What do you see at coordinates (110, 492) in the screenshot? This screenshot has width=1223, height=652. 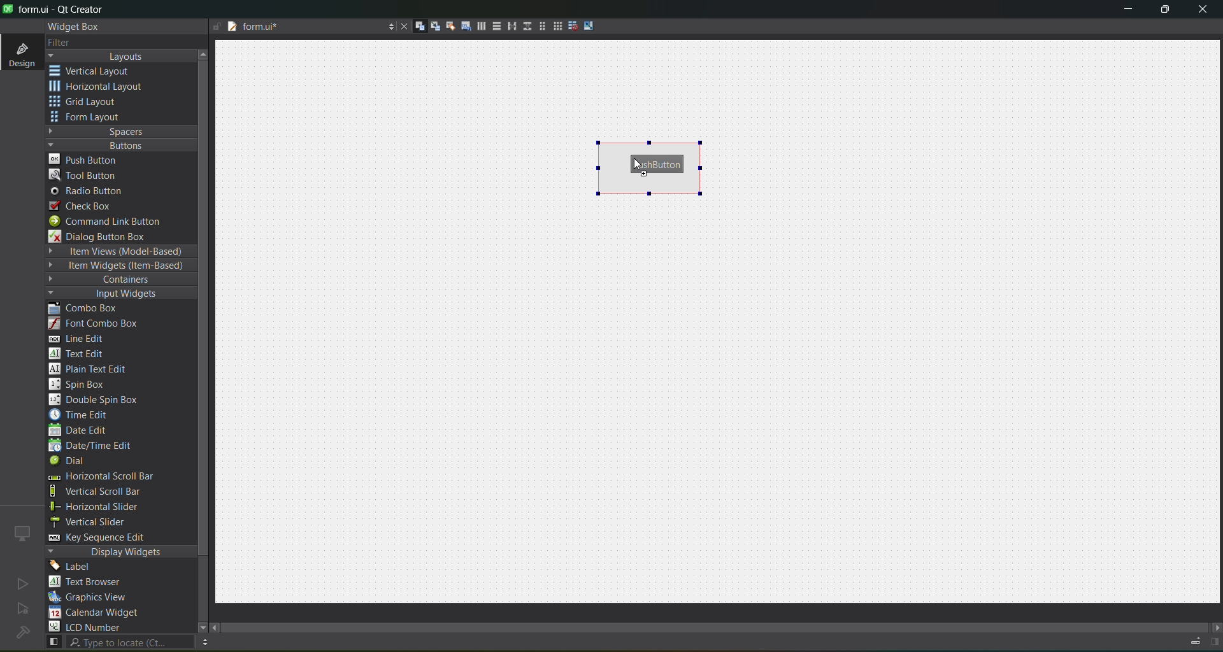 I see `vertical scroll bar` at bounding box center [110, 492].